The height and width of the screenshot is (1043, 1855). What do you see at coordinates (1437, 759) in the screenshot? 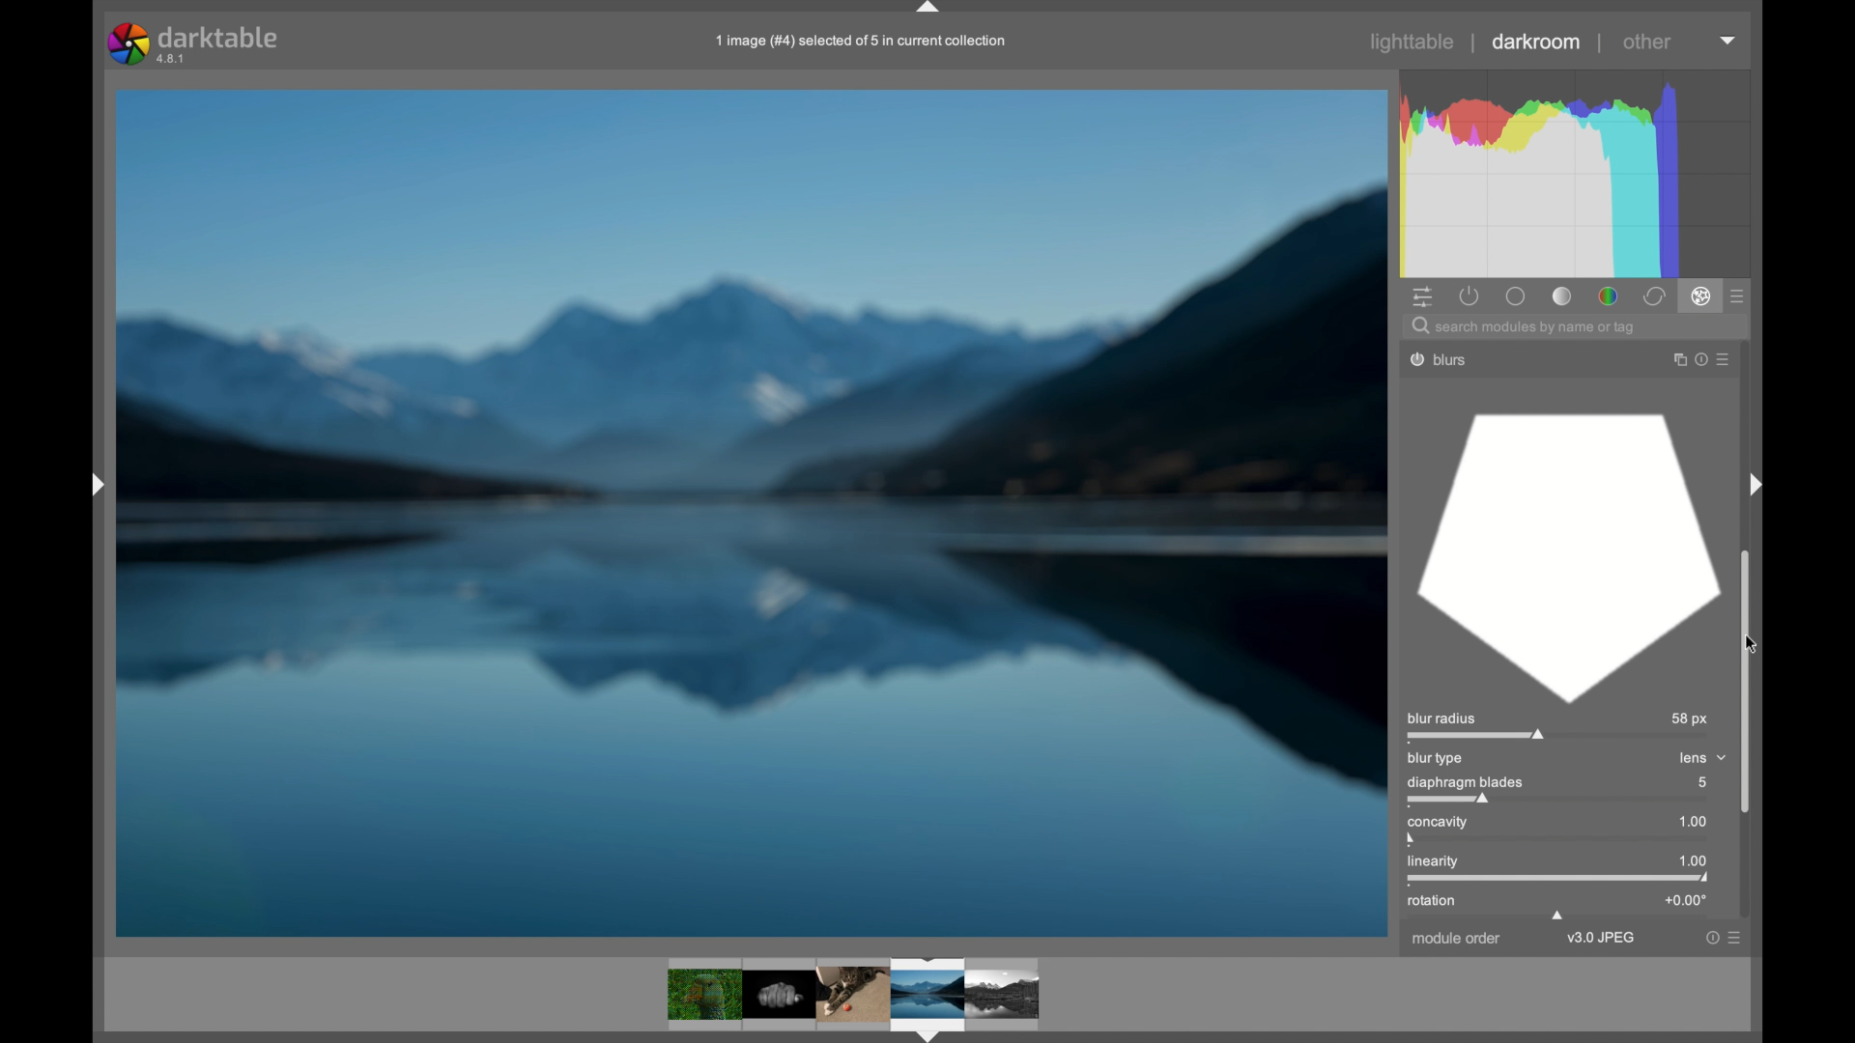
I see `blur  type` at bounding box center [1437, 759].